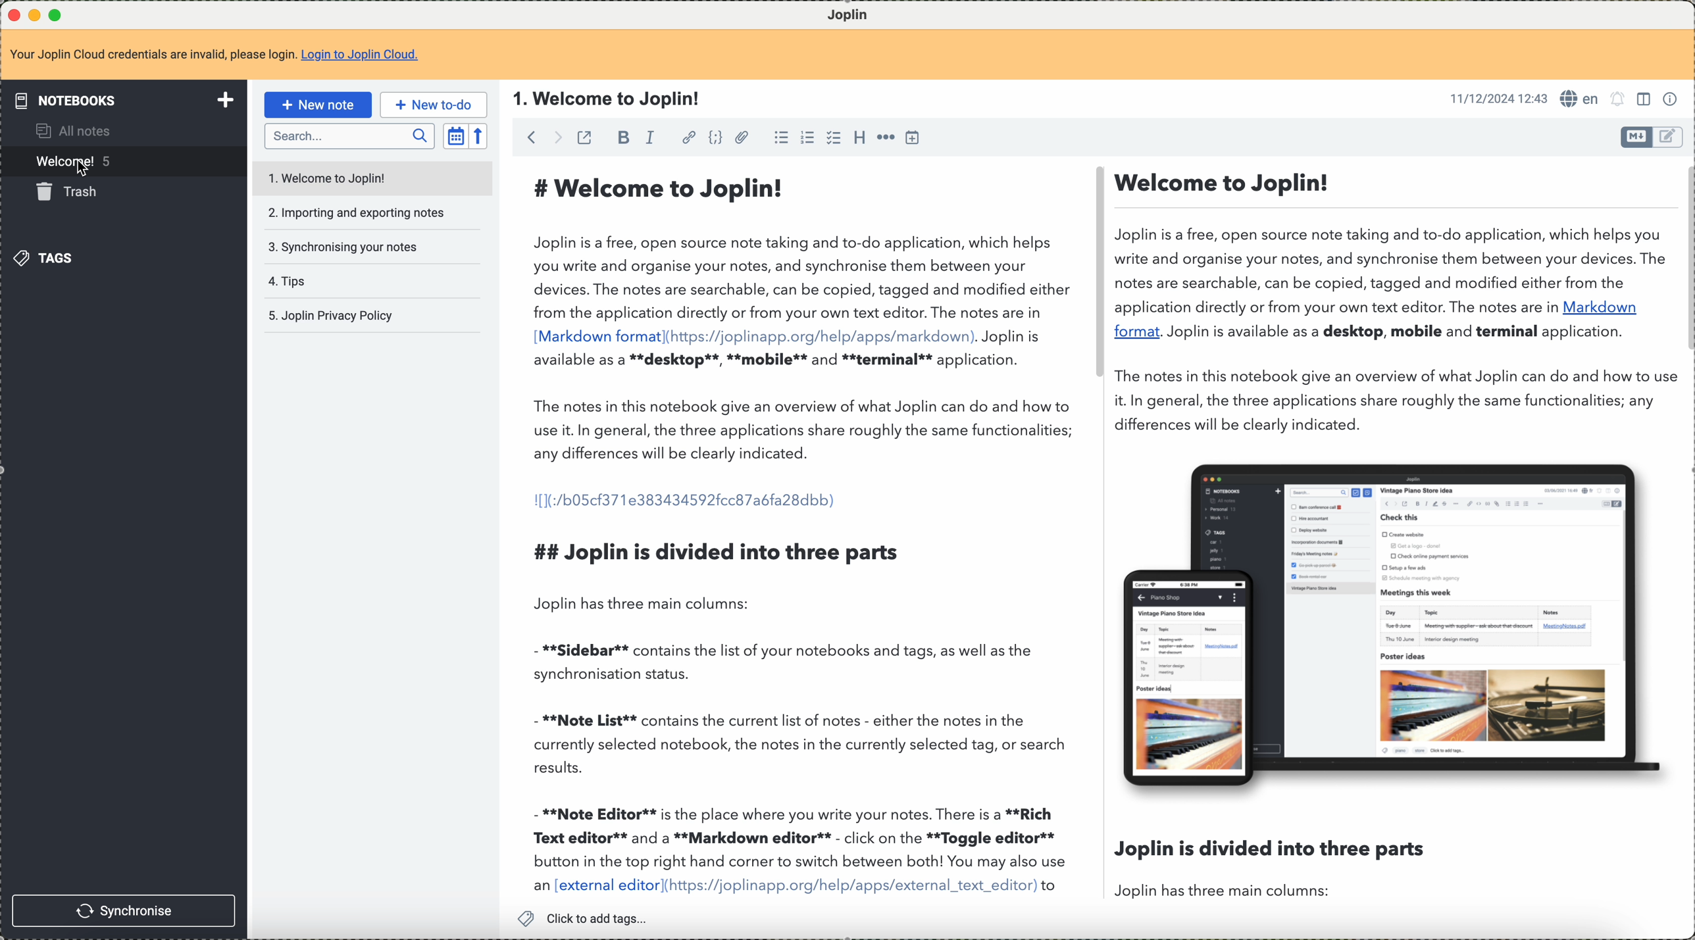 The height and width of the screenshot is (940, 1695). Describe the element at coordinates (557, 137) in the screenshot. I see `navigate foward` at that location.